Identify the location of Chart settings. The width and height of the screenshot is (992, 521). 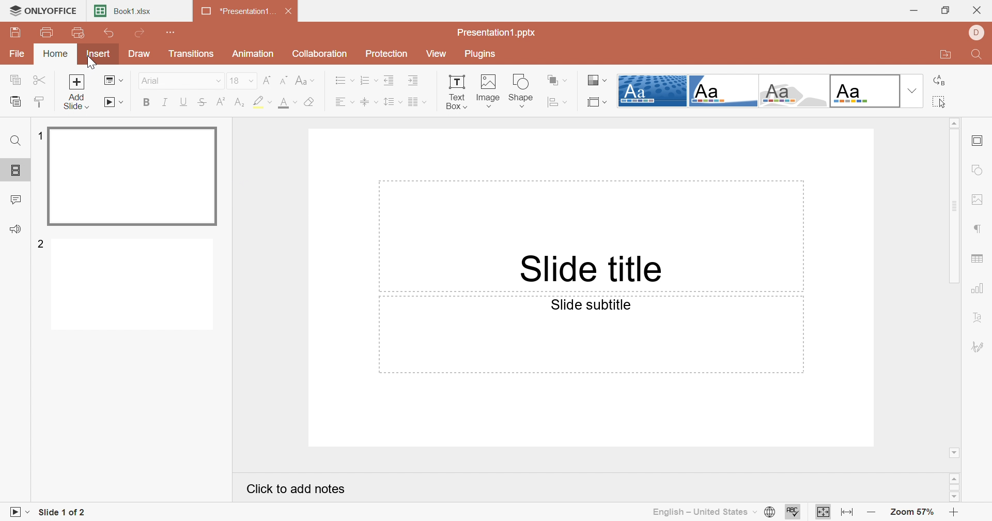
(979, 289).